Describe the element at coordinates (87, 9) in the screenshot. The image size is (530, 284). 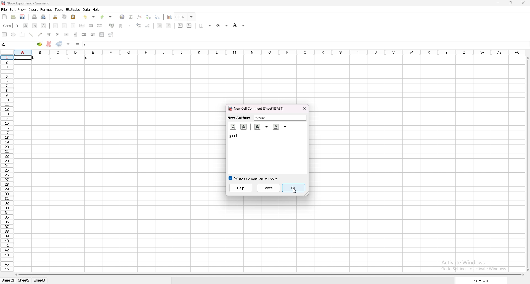
I see `data` at that location.